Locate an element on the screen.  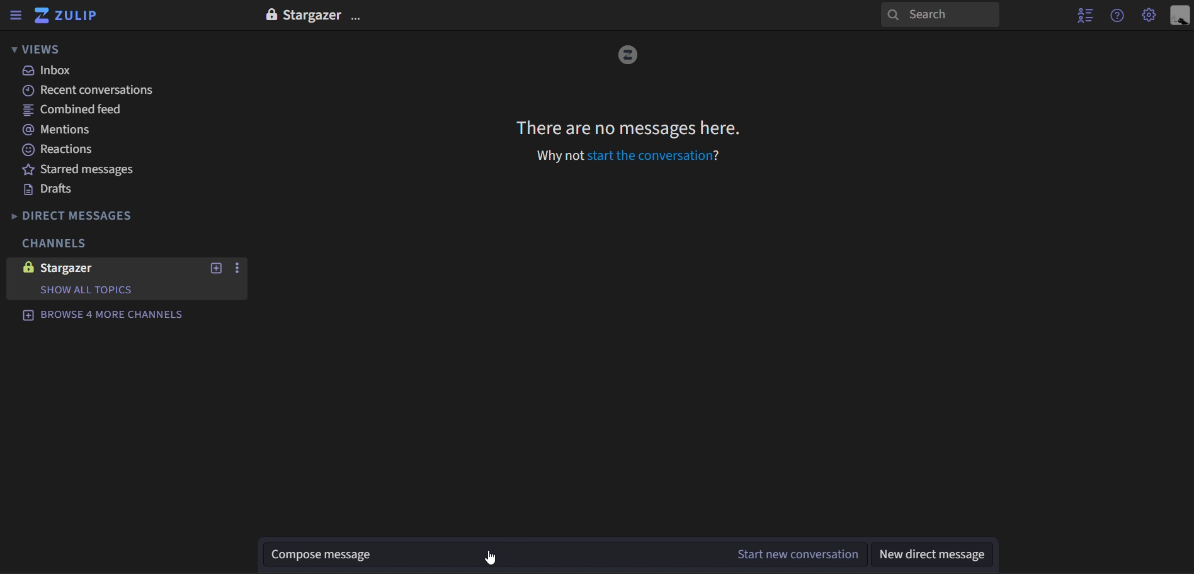
search  is located at coordinates (941, 14).